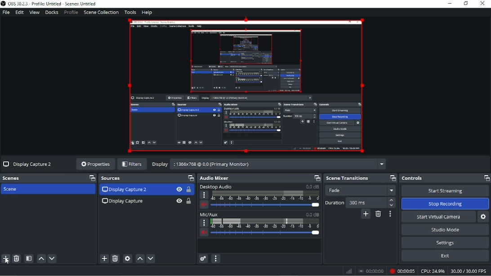 The image size is (491, 276). What do you see at coordinates (402, 271) in the screenshot?
I see `Recording 00:00:05` at bounding box center [402, 271].